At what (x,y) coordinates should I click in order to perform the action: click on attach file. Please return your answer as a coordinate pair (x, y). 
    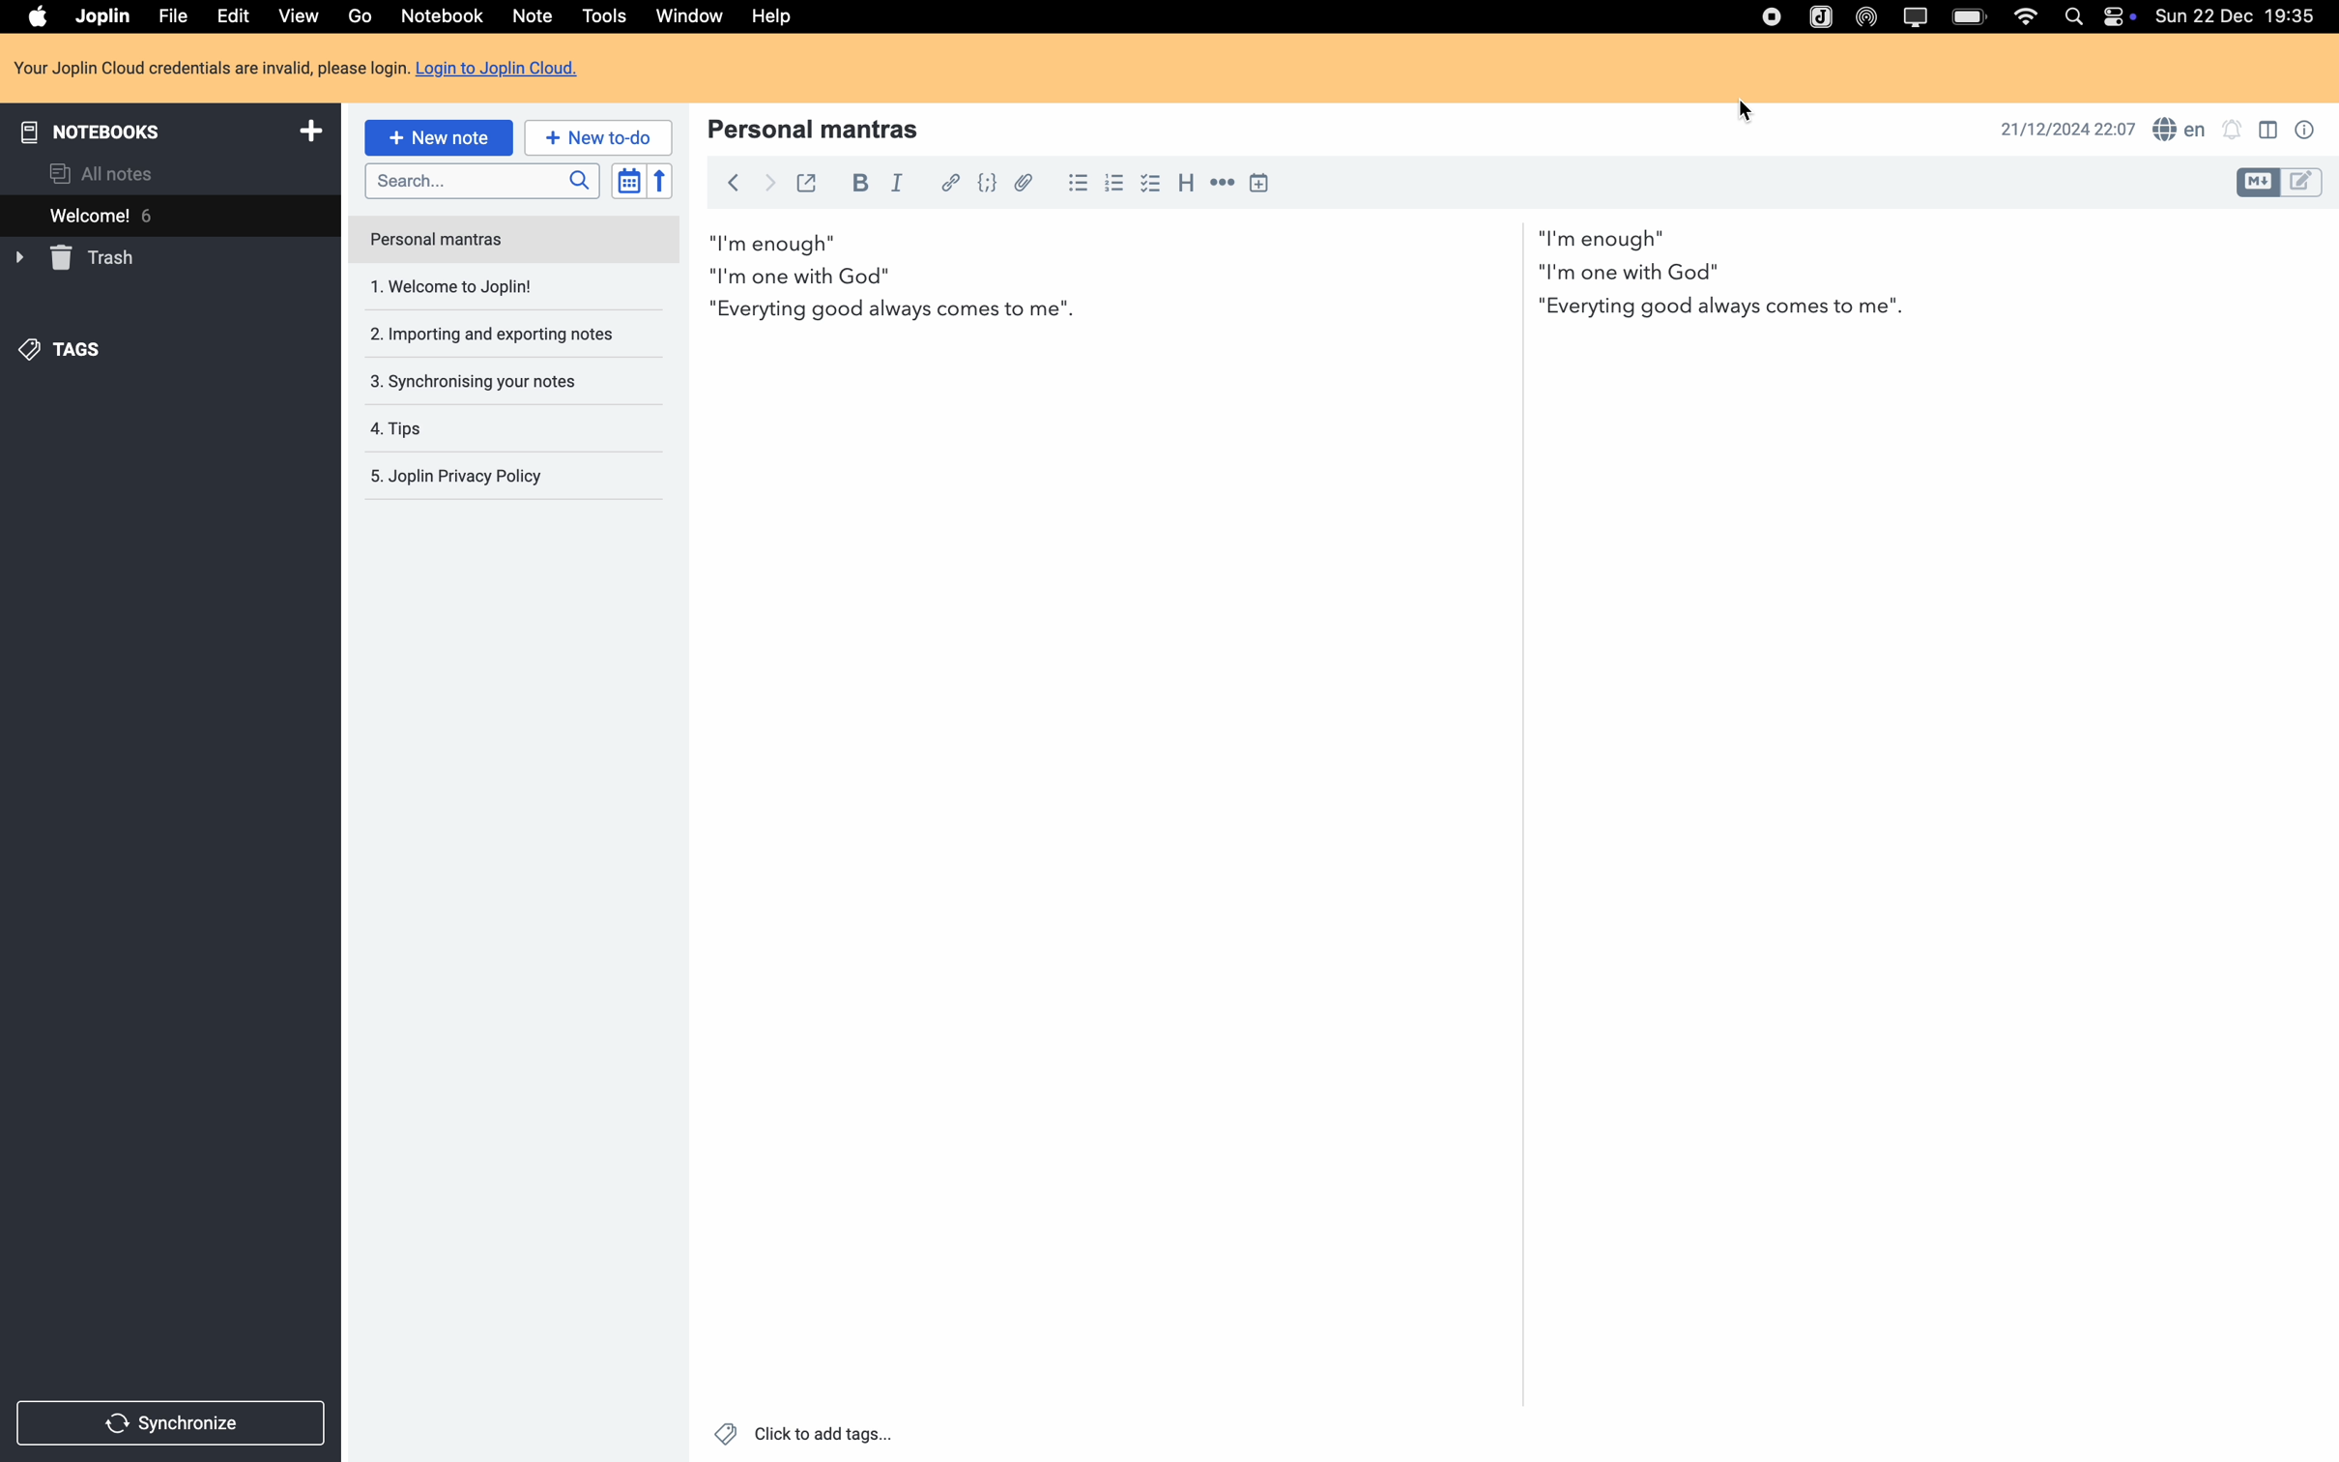
    Looking at the image, I should click on (1022, 181).